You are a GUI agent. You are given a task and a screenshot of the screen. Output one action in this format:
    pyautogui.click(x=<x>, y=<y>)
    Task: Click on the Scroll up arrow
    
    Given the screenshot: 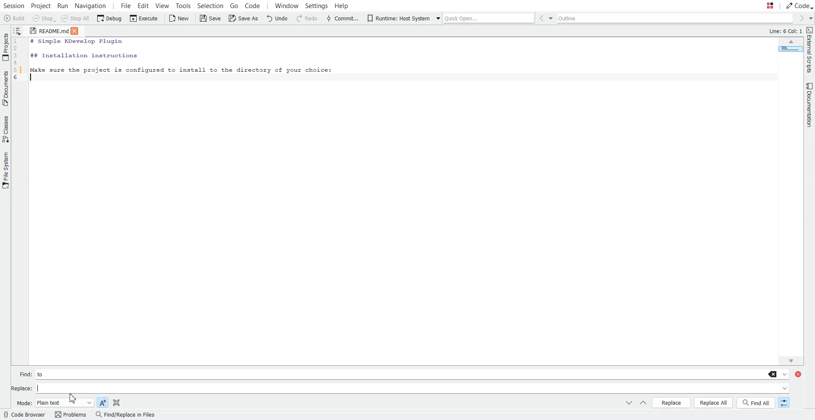 What is the action you would take?
    pyautogui.click(x=791, y=42)
    